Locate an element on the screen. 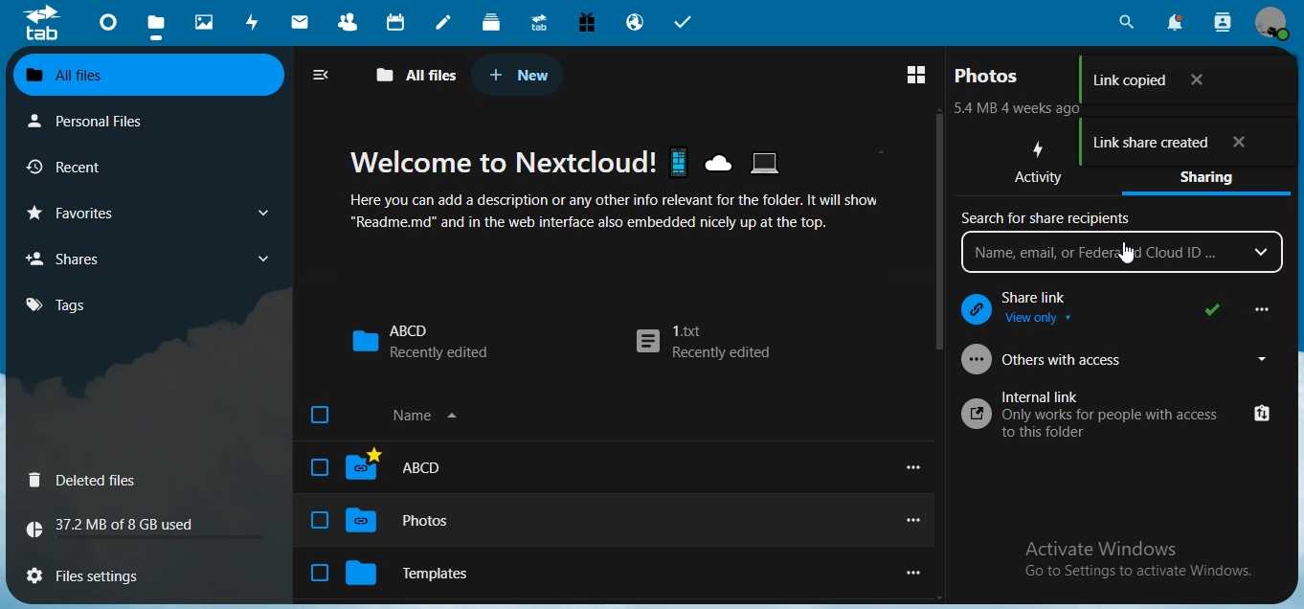 This screenshot has height=609, width=1304. text is located at coordinates (1023, 110).